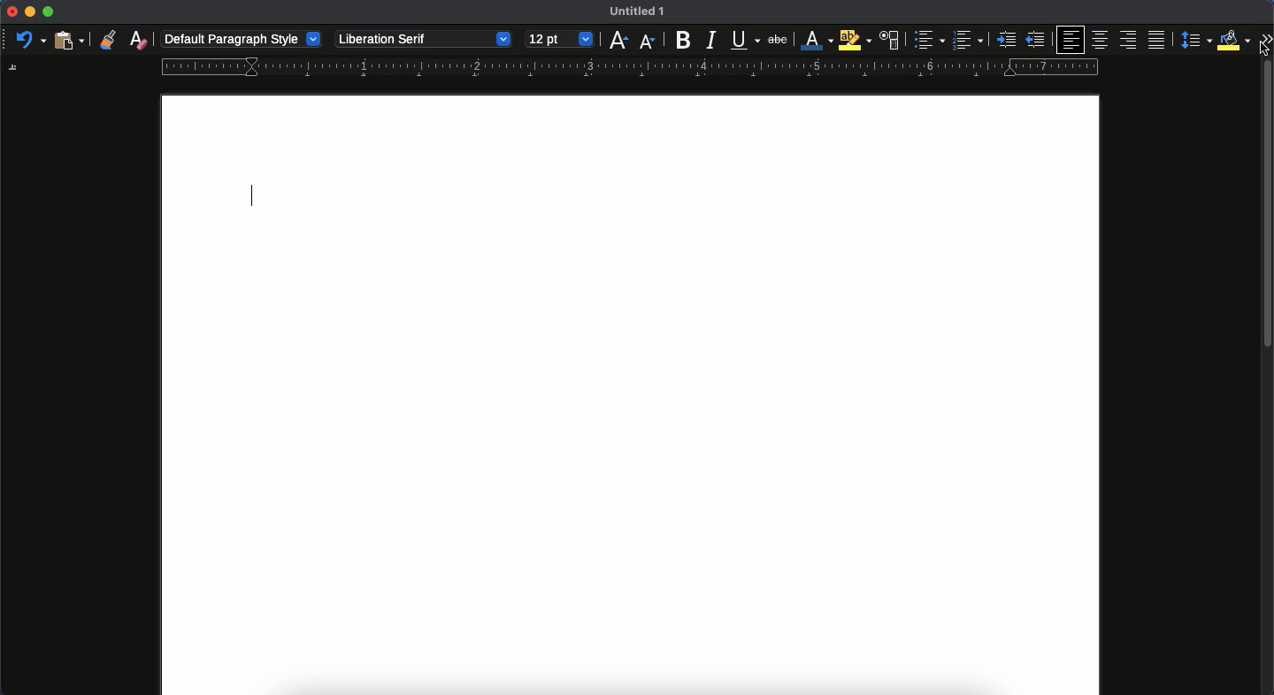 This screenshot has width=1274, height=695. I want to click on bold, so click(684, 41).